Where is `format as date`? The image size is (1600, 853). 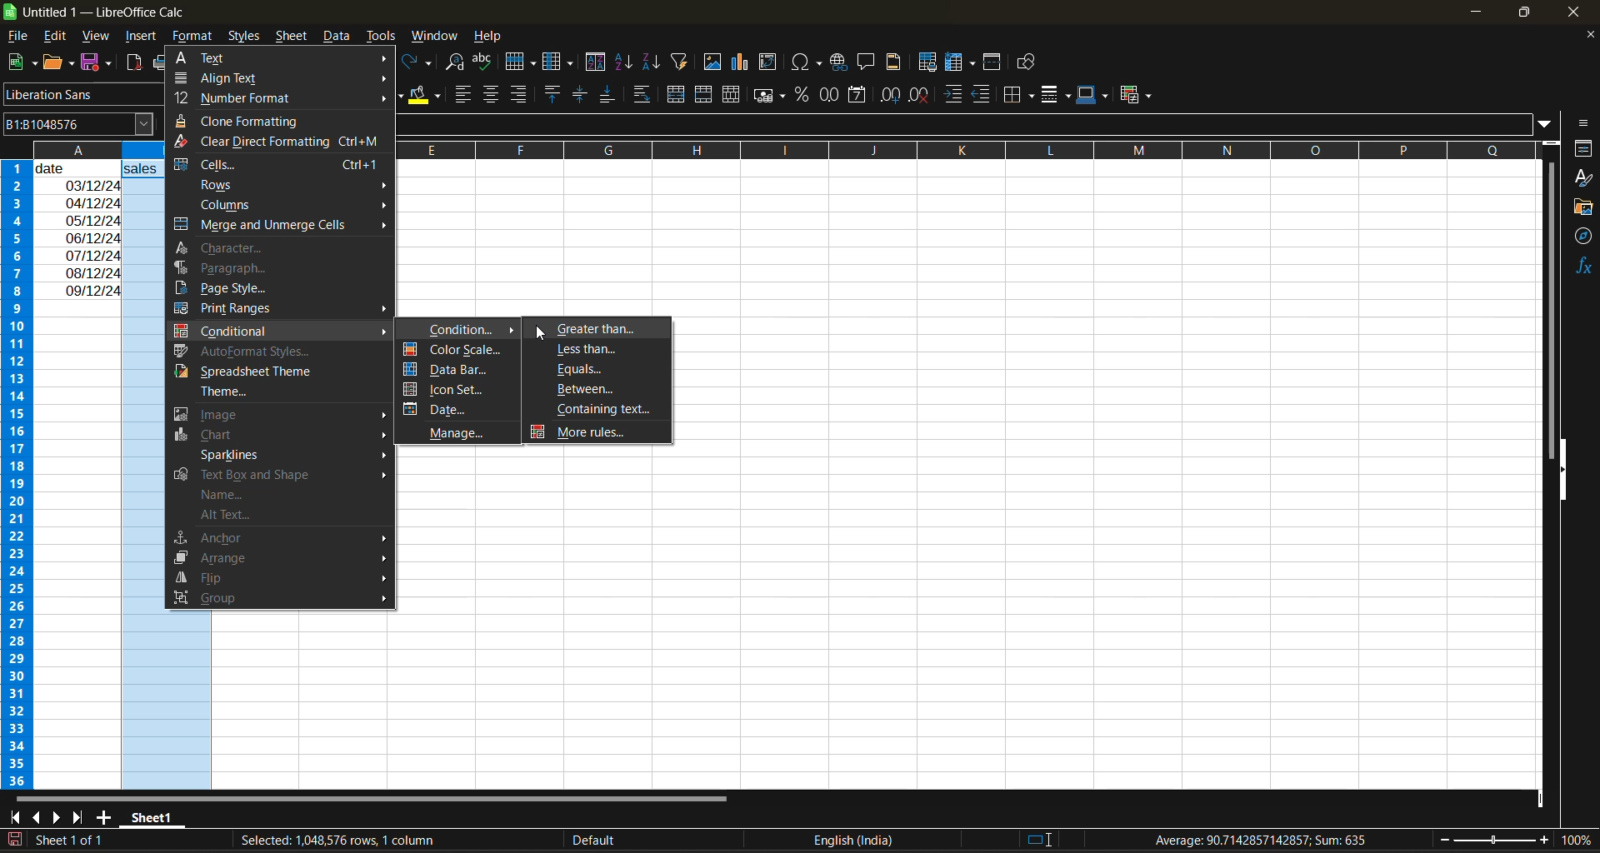
format as date is located at coordinates (855, 96).